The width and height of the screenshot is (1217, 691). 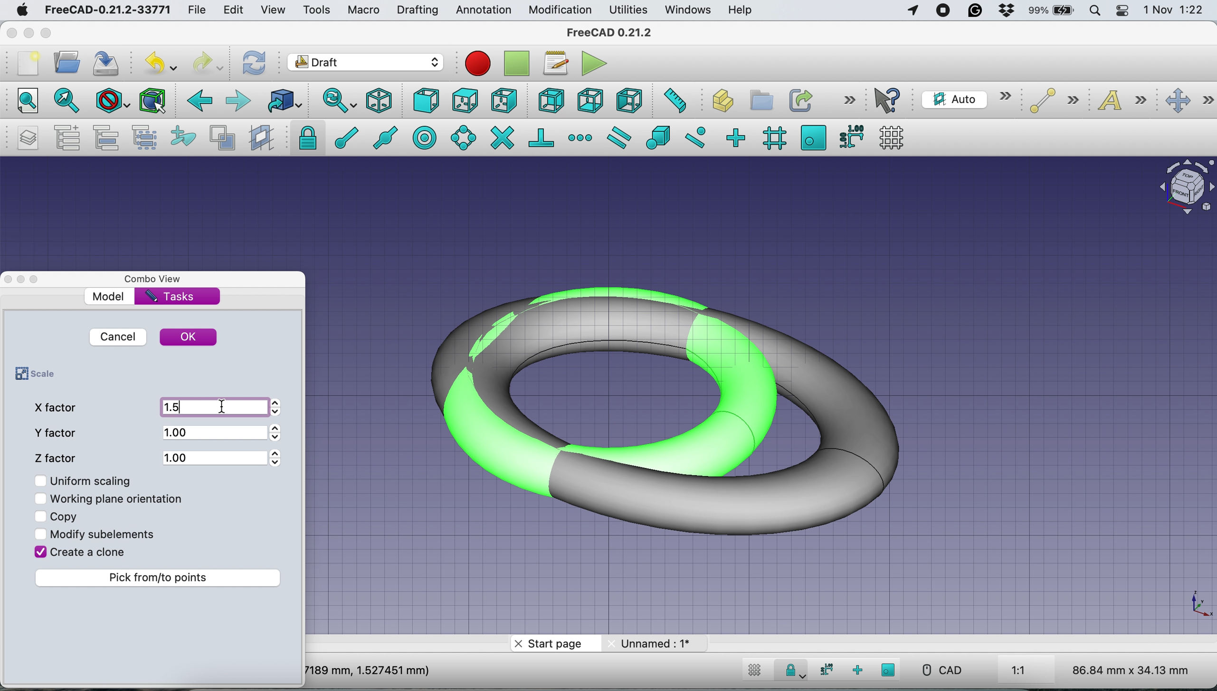 What do you see at coordinates (943, 12) in the screenshot?
I see `screen recorder` at bounding box center [943, 12].